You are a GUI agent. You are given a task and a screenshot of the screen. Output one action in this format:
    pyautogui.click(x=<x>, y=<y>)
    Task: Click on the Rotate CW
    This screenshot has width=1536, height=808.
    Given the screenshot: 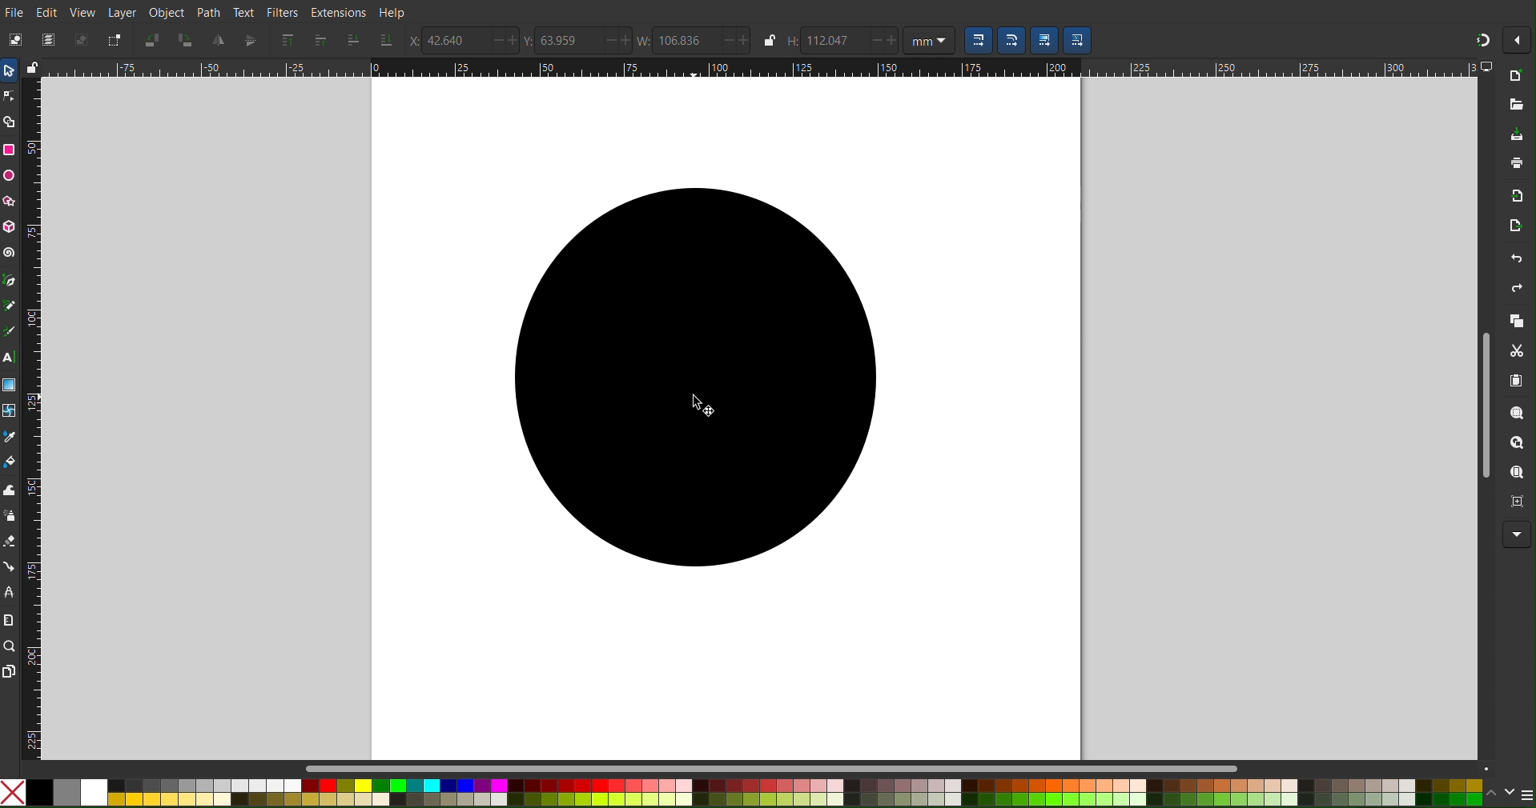 What is the action you would take?
    pyautogui.click(x=187, y=39)
    